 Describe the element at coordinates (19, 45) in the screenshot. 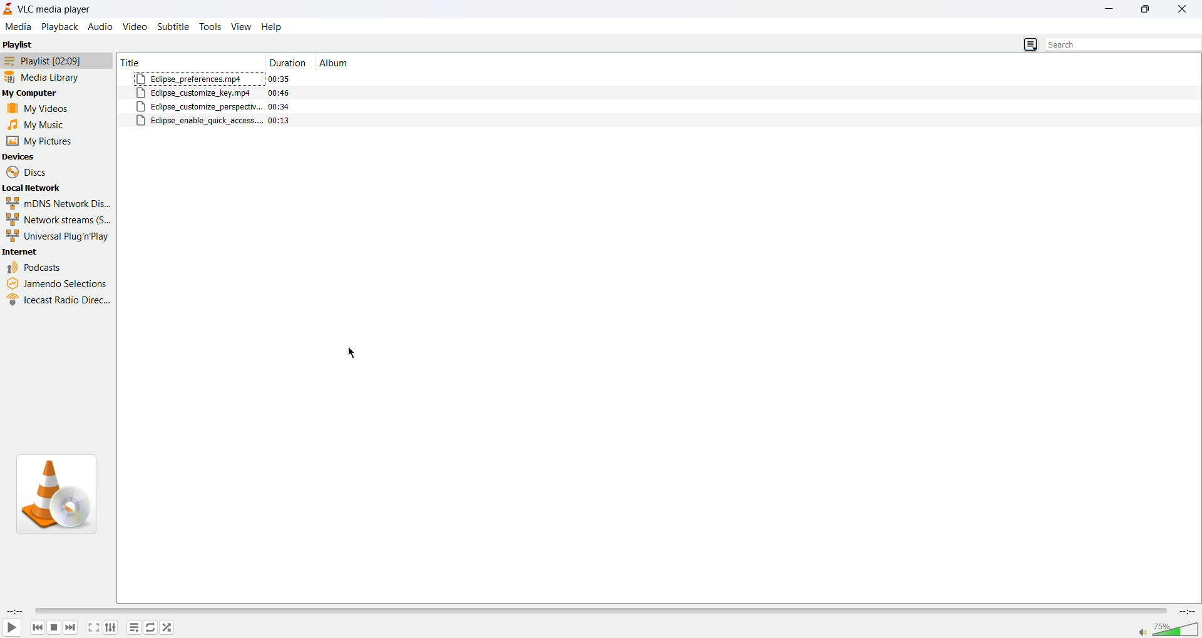

I see `playlist` at that location.